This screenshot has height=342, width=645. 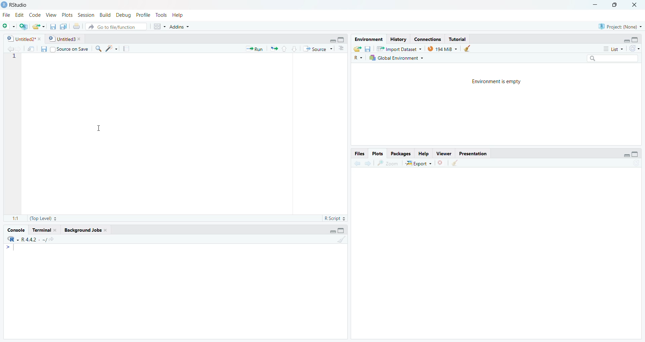 What do you see at coordinates (497, 81) in the screenshot?
I see `Environment is empty` at bounding box center [497, 81].